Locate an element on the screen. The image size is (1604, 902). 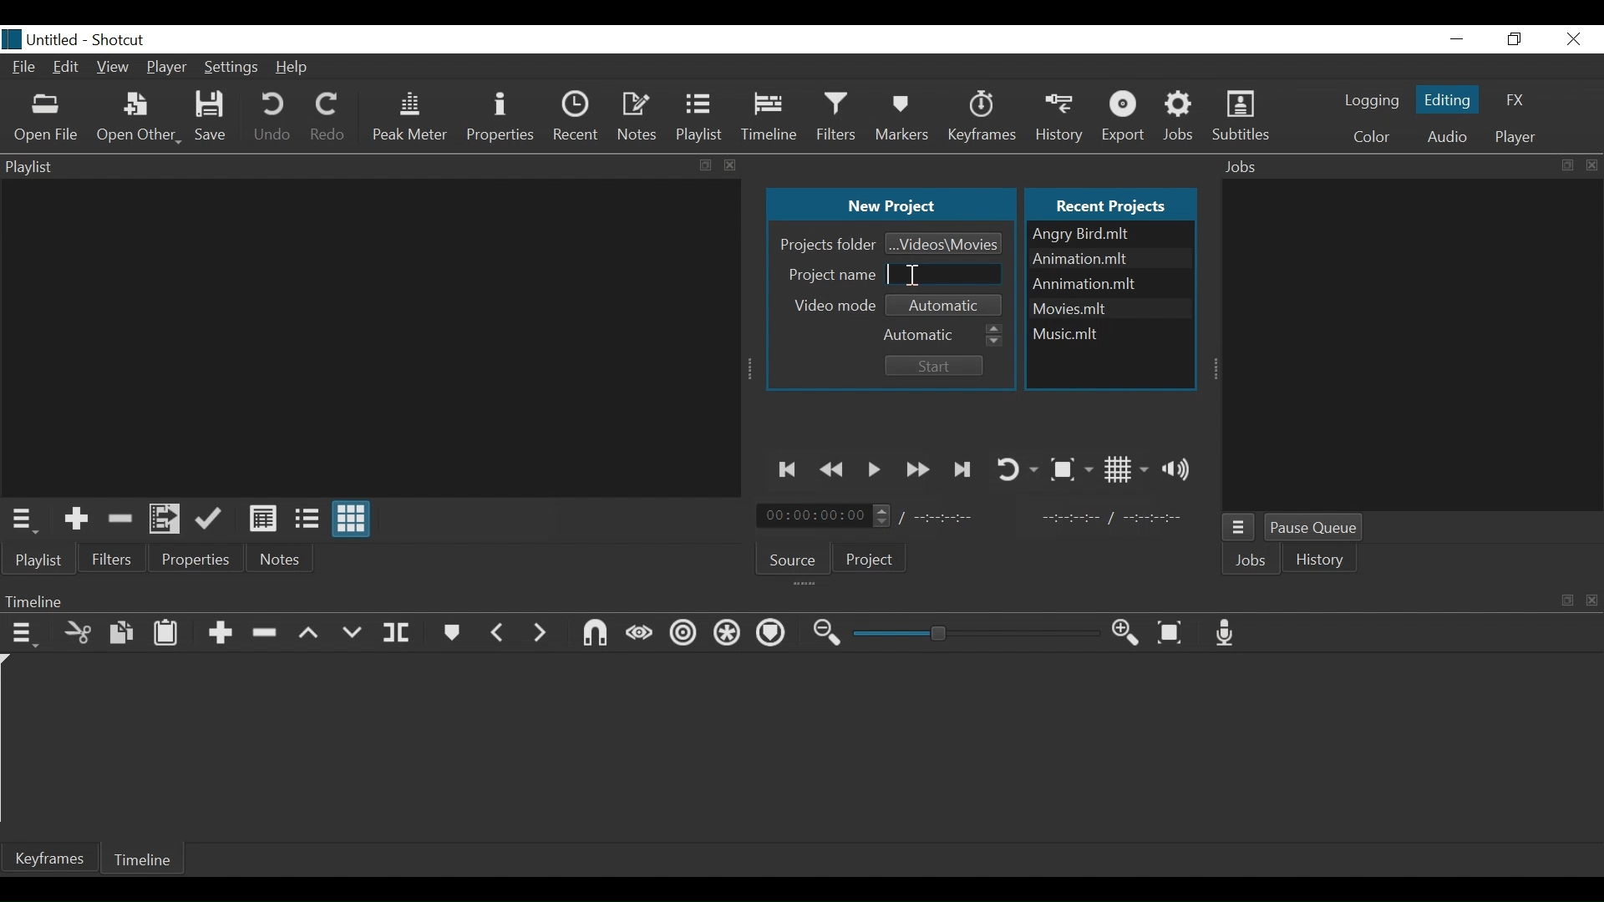
Next Marker is located at coordinates (541, 631).